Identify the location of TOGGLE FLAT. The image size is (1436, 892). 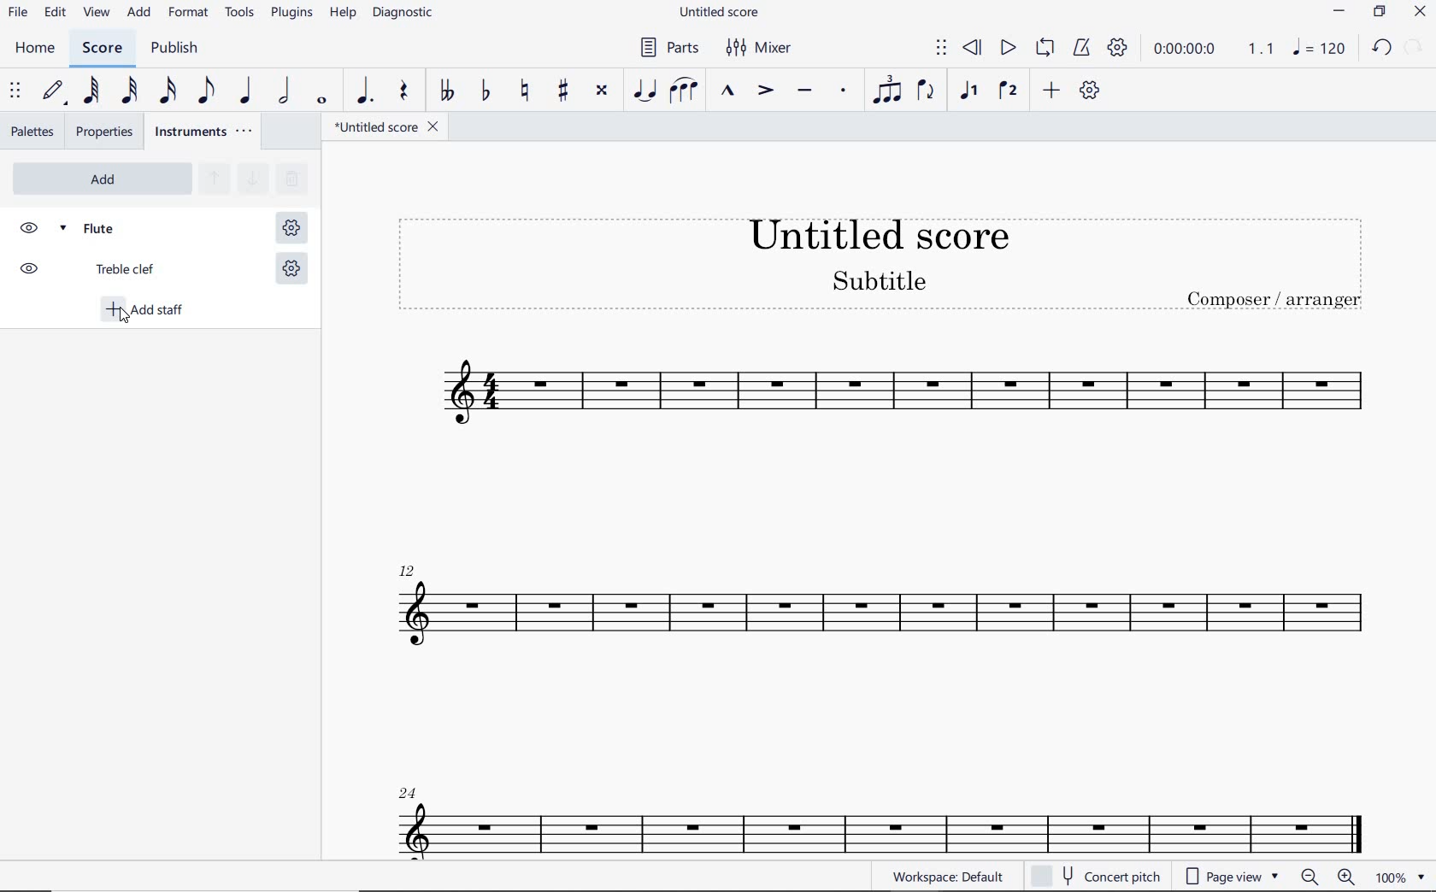
(486, 91).